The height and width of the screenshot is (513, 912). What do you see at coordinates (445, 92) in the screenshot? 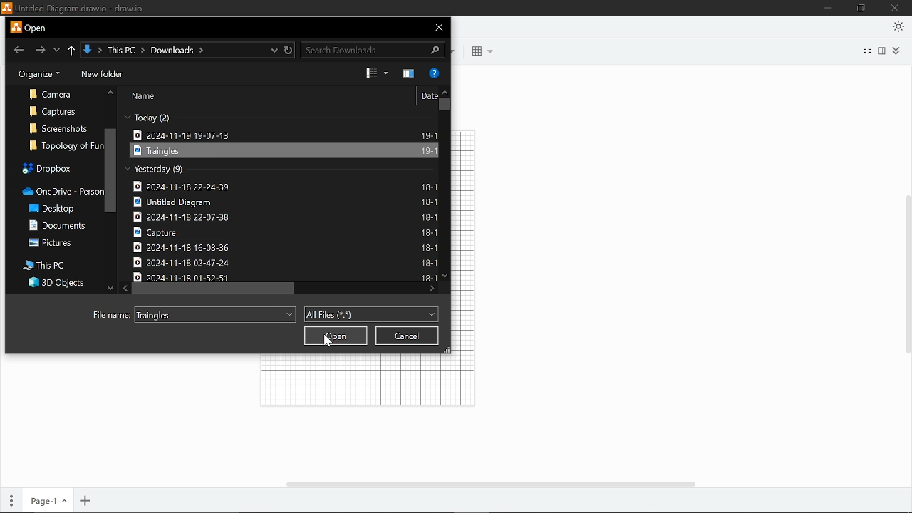
I see `Move up in files` at bounding box center [445, 92].